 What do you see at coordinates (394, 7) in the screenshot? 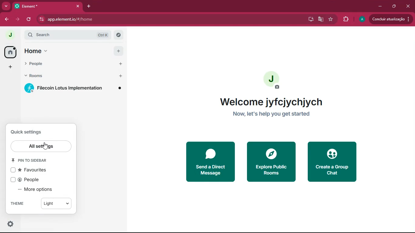
I see `maximize` at bounding box center [394, 7].